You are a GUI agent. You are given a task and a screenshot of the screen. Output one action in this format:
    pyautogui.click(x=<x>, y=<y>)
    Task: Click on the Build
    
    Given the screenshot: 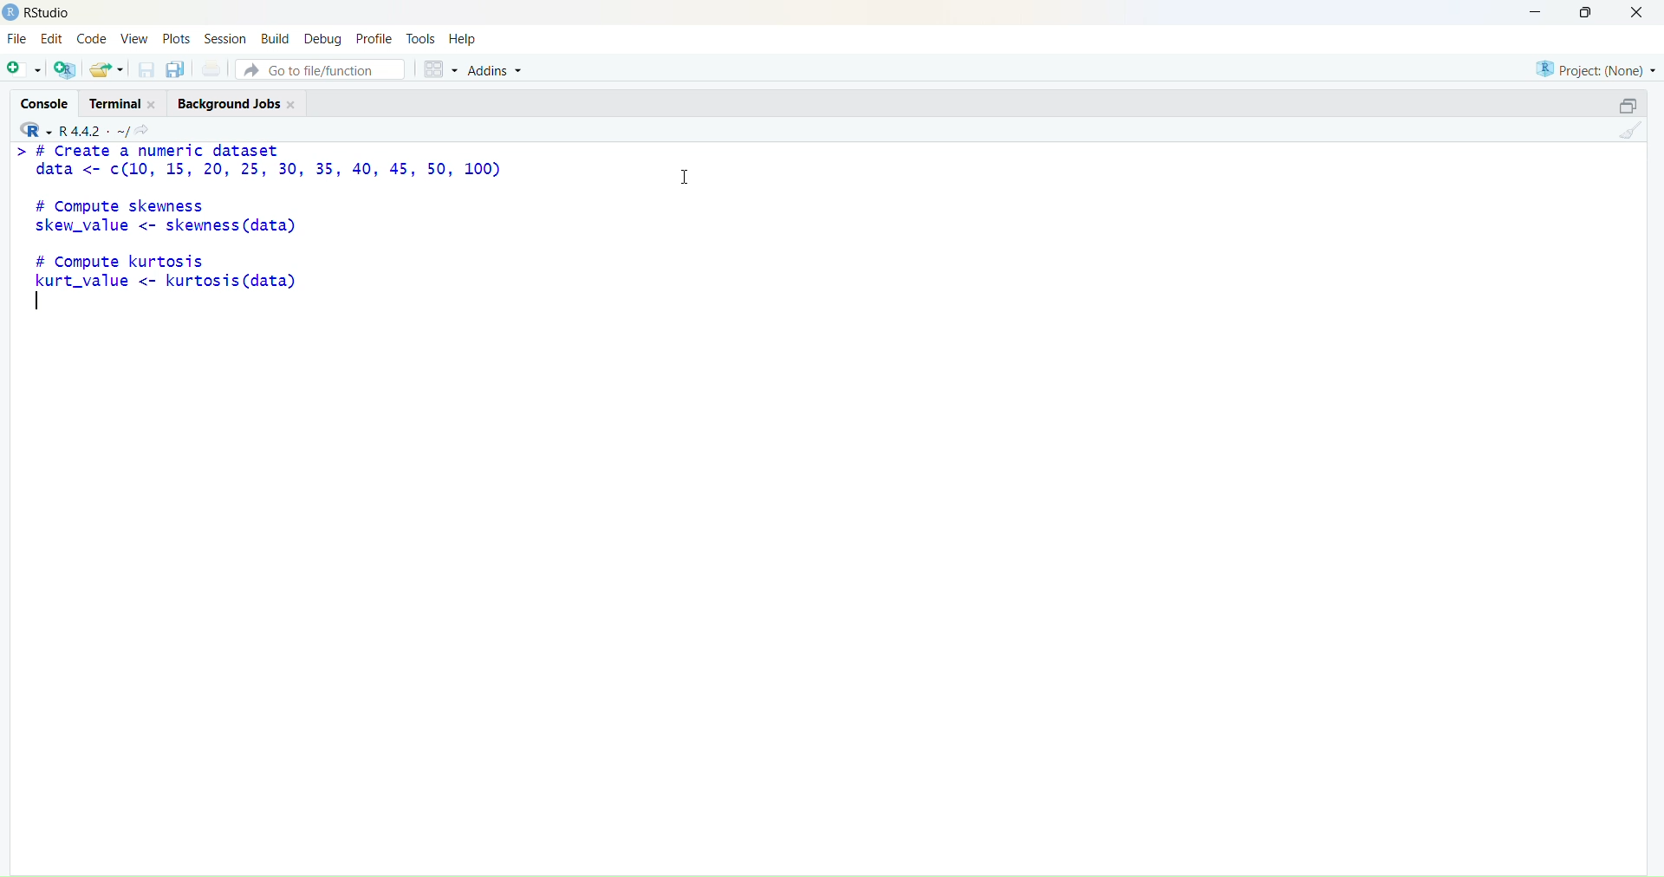 What is the action you would take?
    pyautogui.click(x=275, y=37)
    